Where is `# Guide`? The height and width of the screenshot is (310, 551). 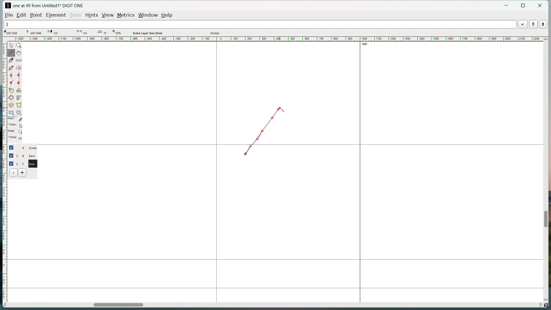 # Guide is located at coordinates (27, 148).